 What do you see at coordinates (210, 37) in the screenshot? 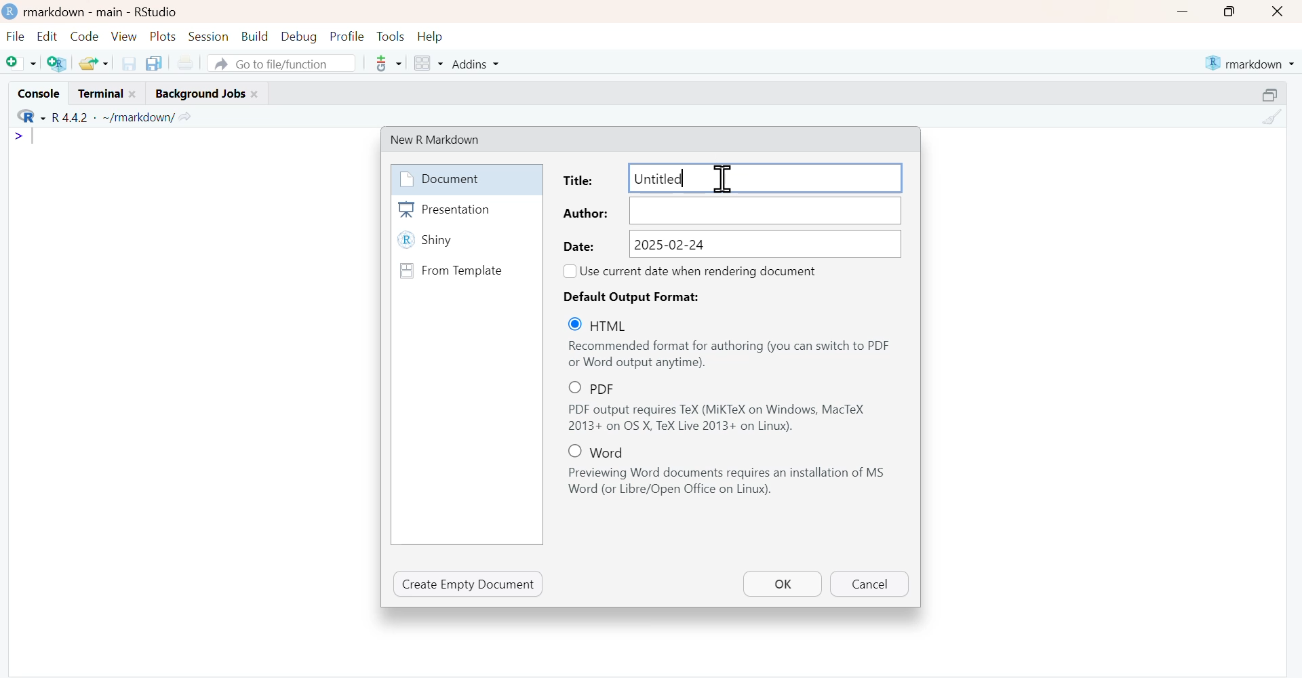
I see `Session` at bounding box center [210, 37].